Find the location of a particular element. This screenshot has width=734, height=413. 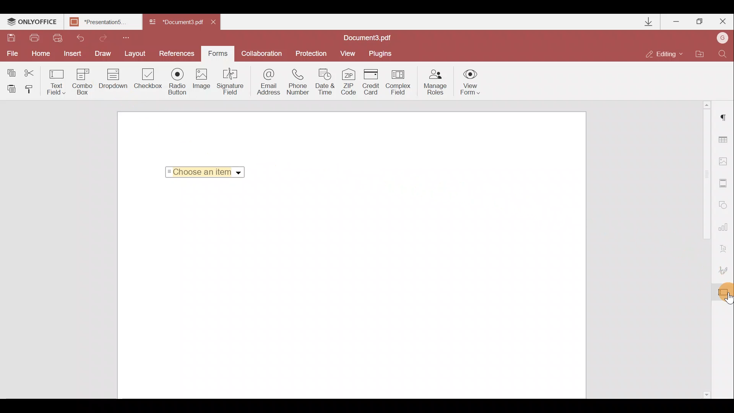

Cut is located at coordinates (30, 71).